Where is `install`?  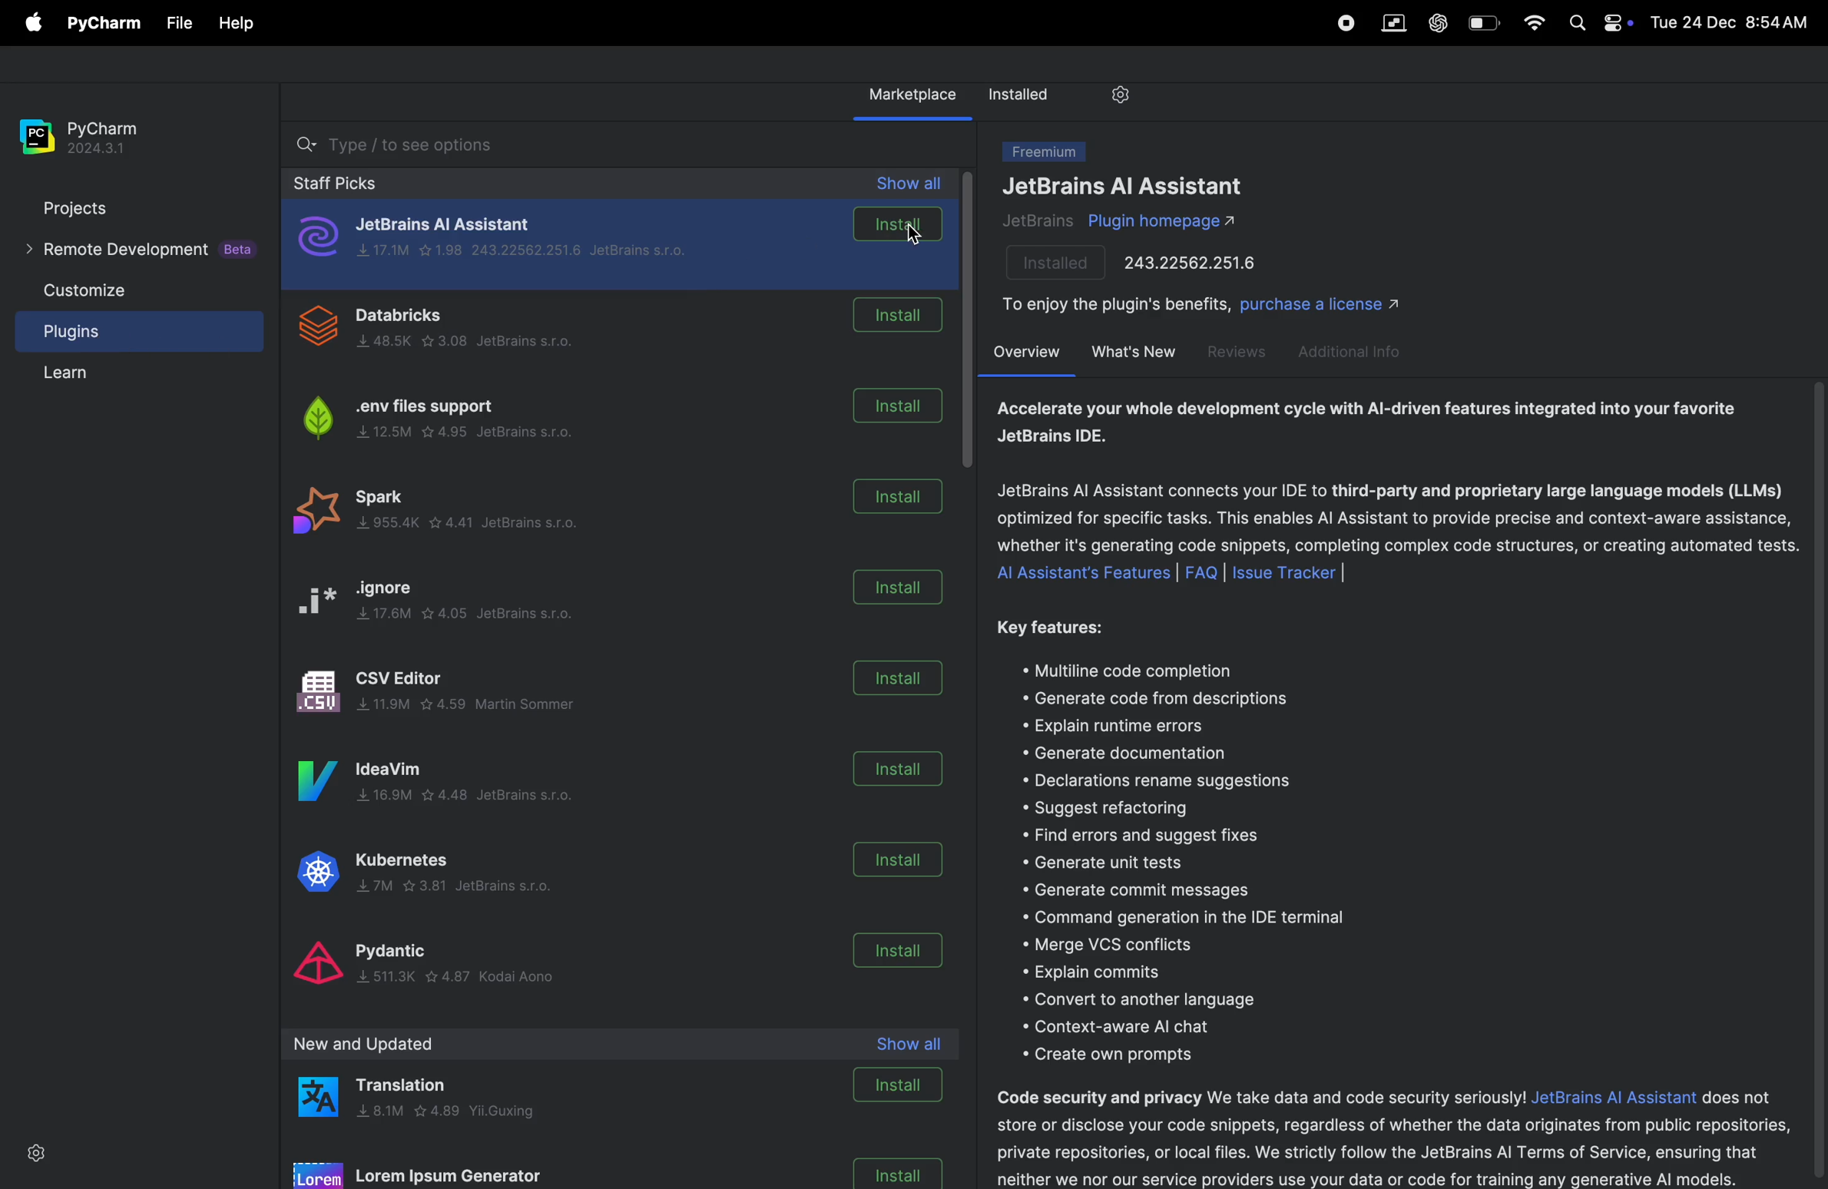 install is located at coordinates (903, 1085).